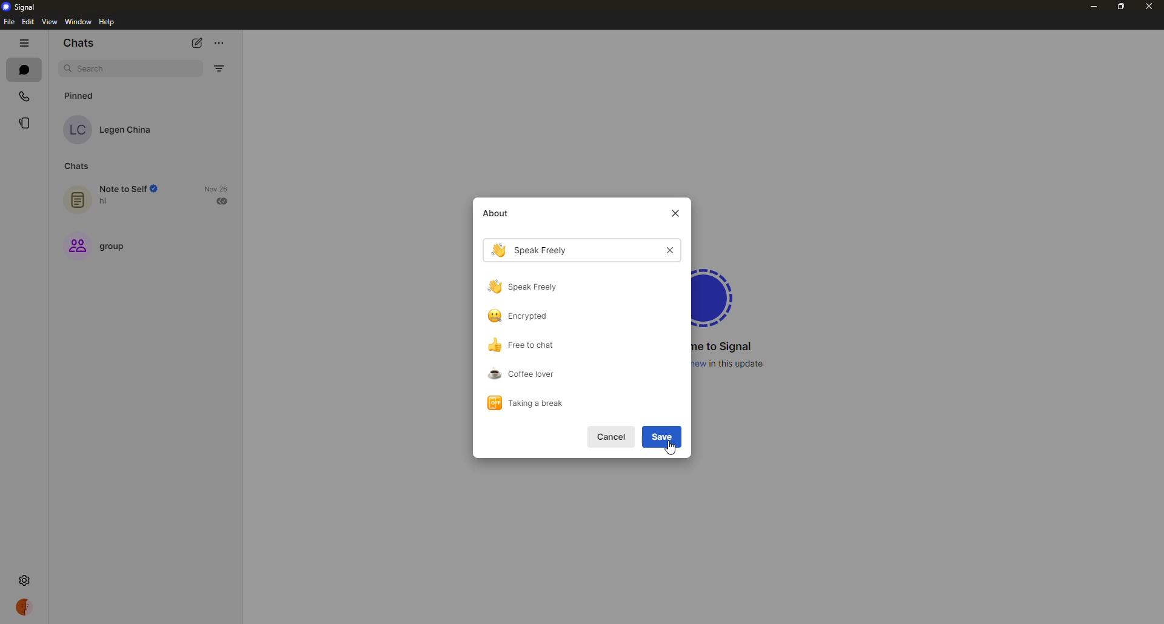 Image resolution: width=1164 pixels, height=624 pixels. I want to click on pinned, so click(82, 95).